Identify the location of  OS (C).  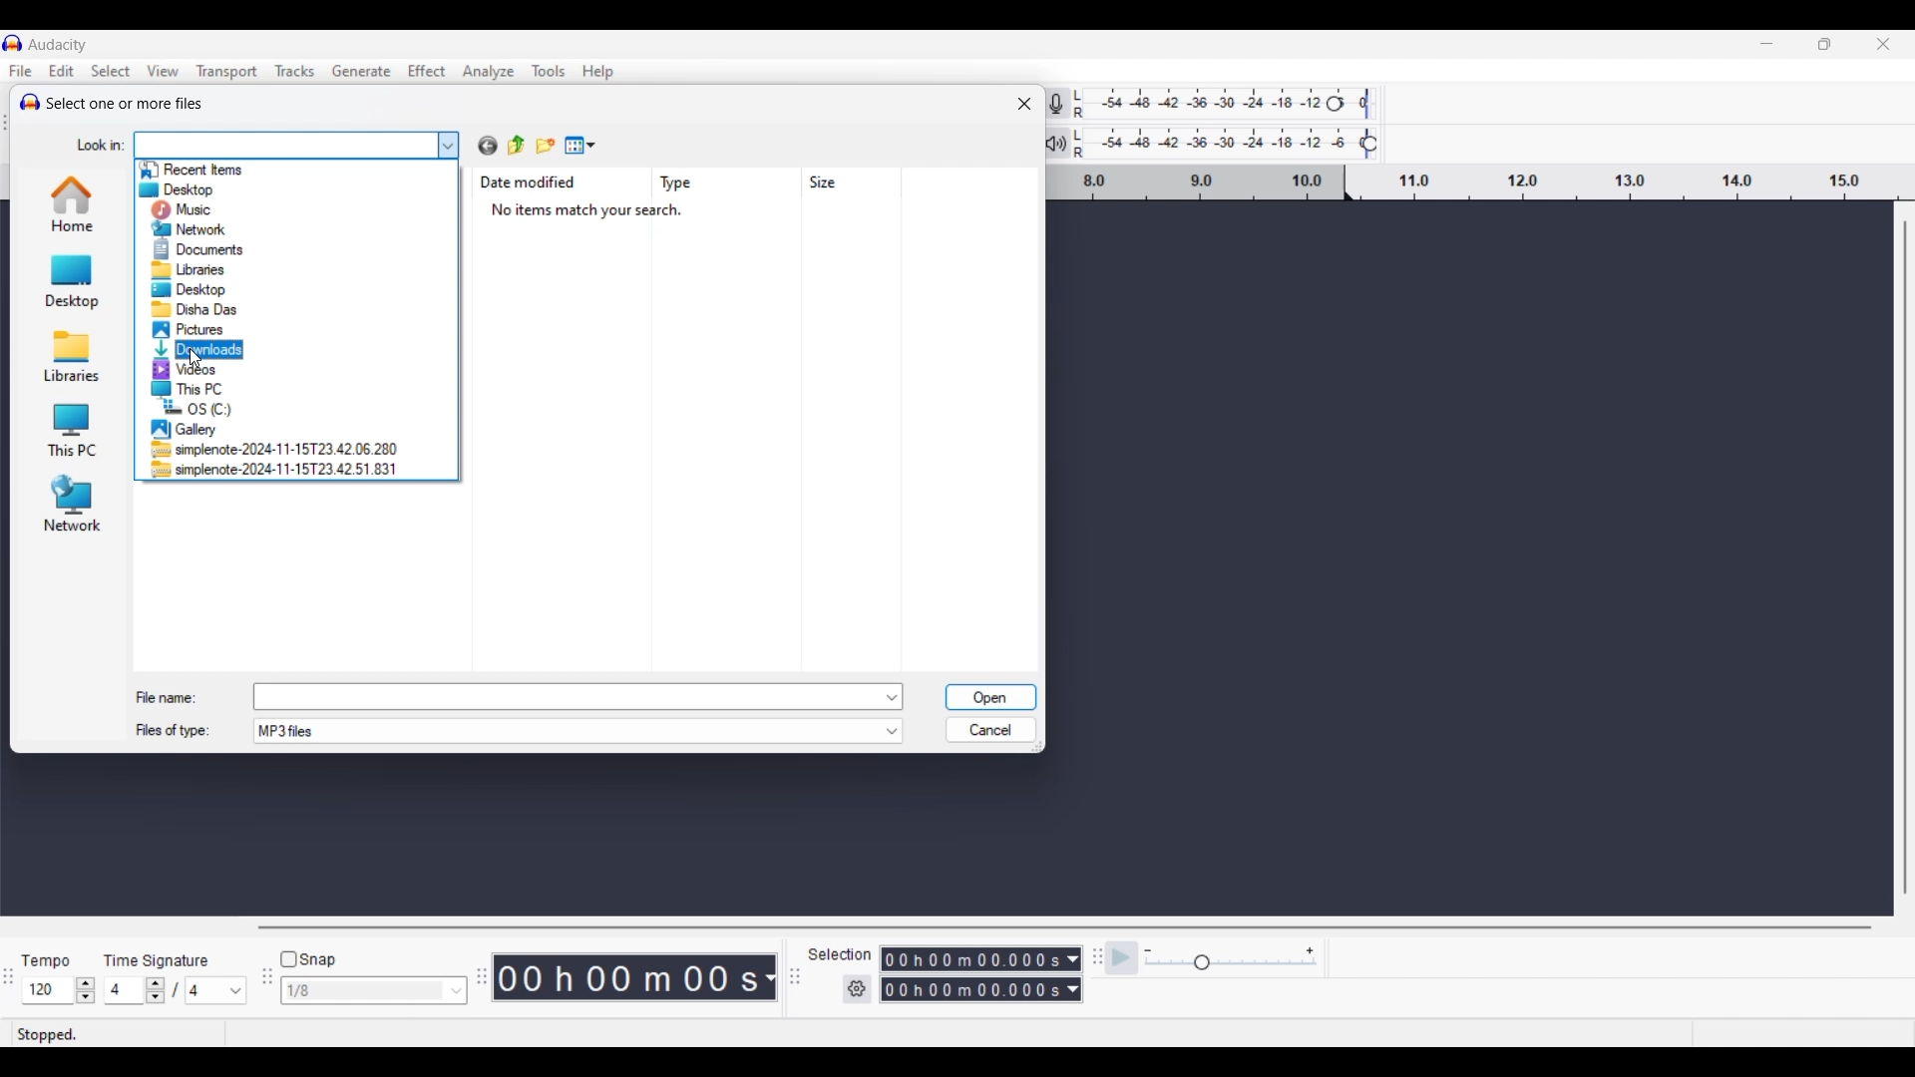
(197, 407).